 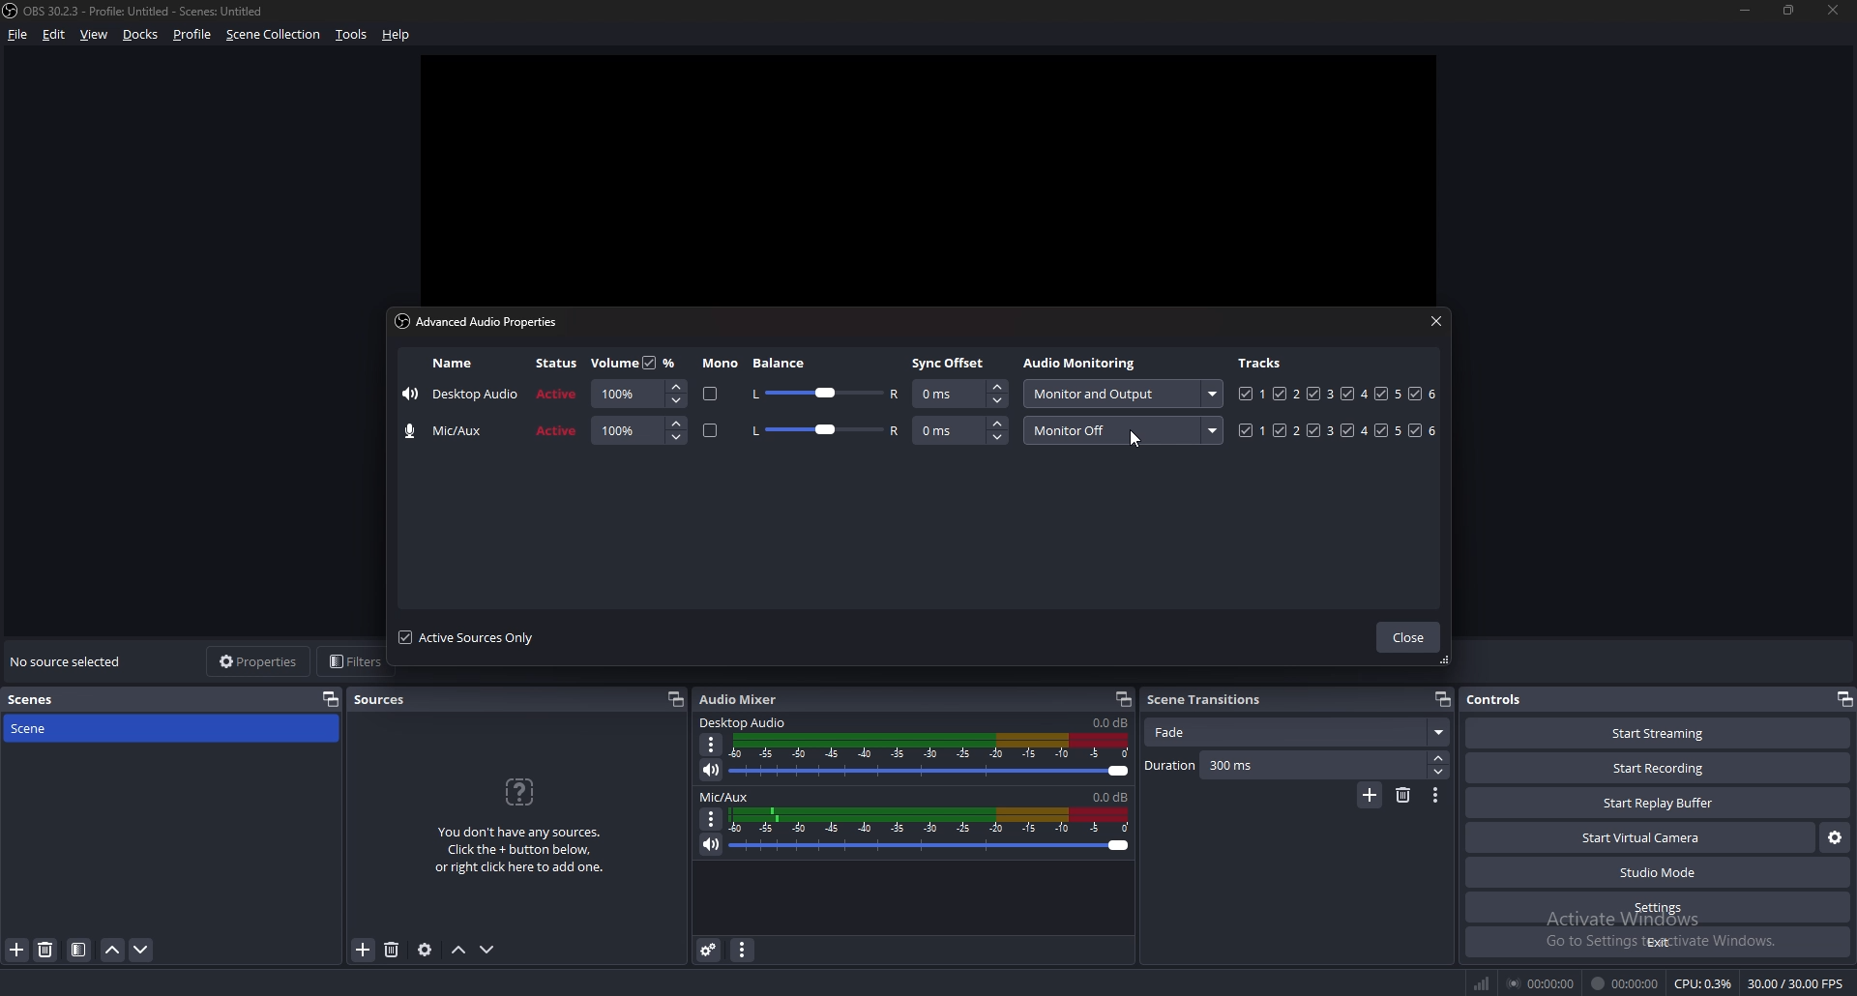 What do you see at coordinates (1262, 363) in the screenshot?
I see `tracks` at bounding box center [1262, 363].